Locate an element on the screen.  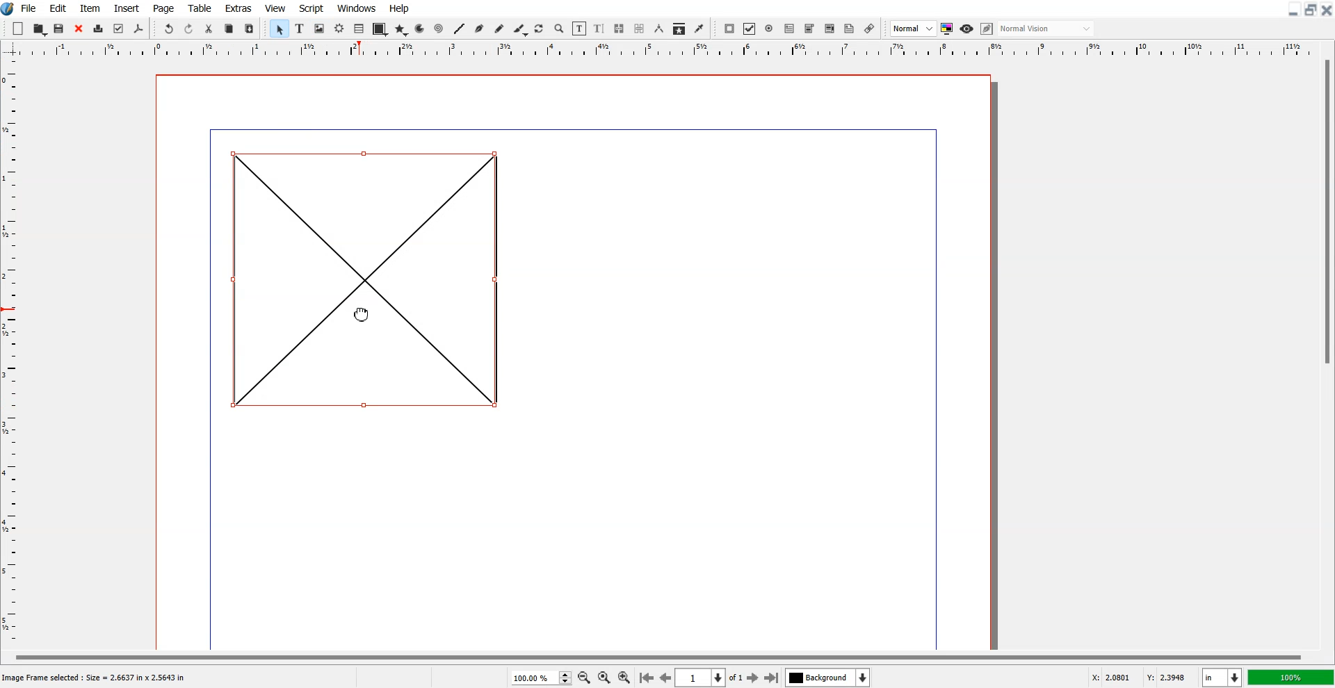
PDF Check Box is located at coordinates (750, 28).